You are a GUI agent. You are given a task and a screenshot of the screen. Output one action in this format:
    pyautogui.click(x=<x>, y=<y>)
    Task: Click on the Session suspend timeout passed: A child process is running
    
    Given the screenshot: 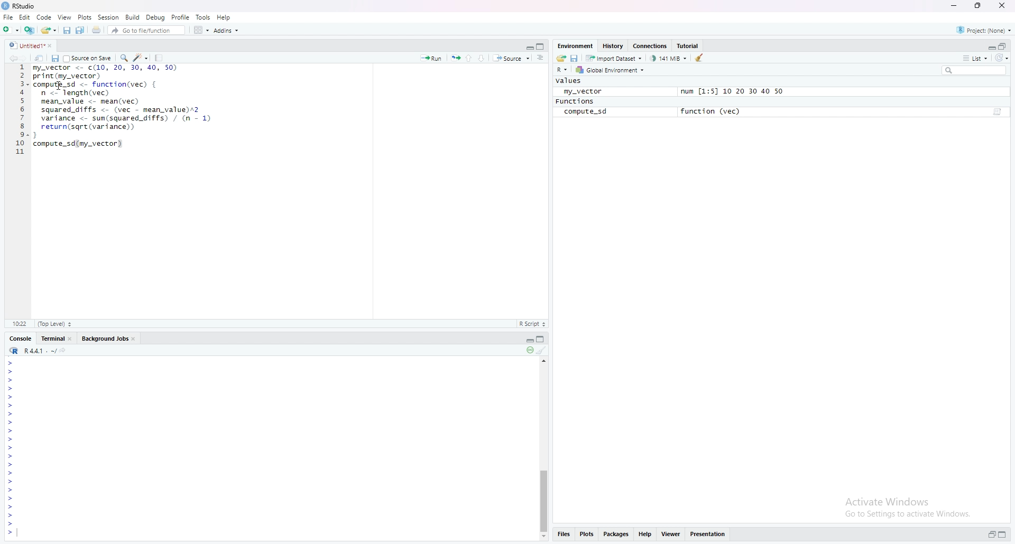 What is the action you would take?
    pyautogui.click(x=529, y=351)
    